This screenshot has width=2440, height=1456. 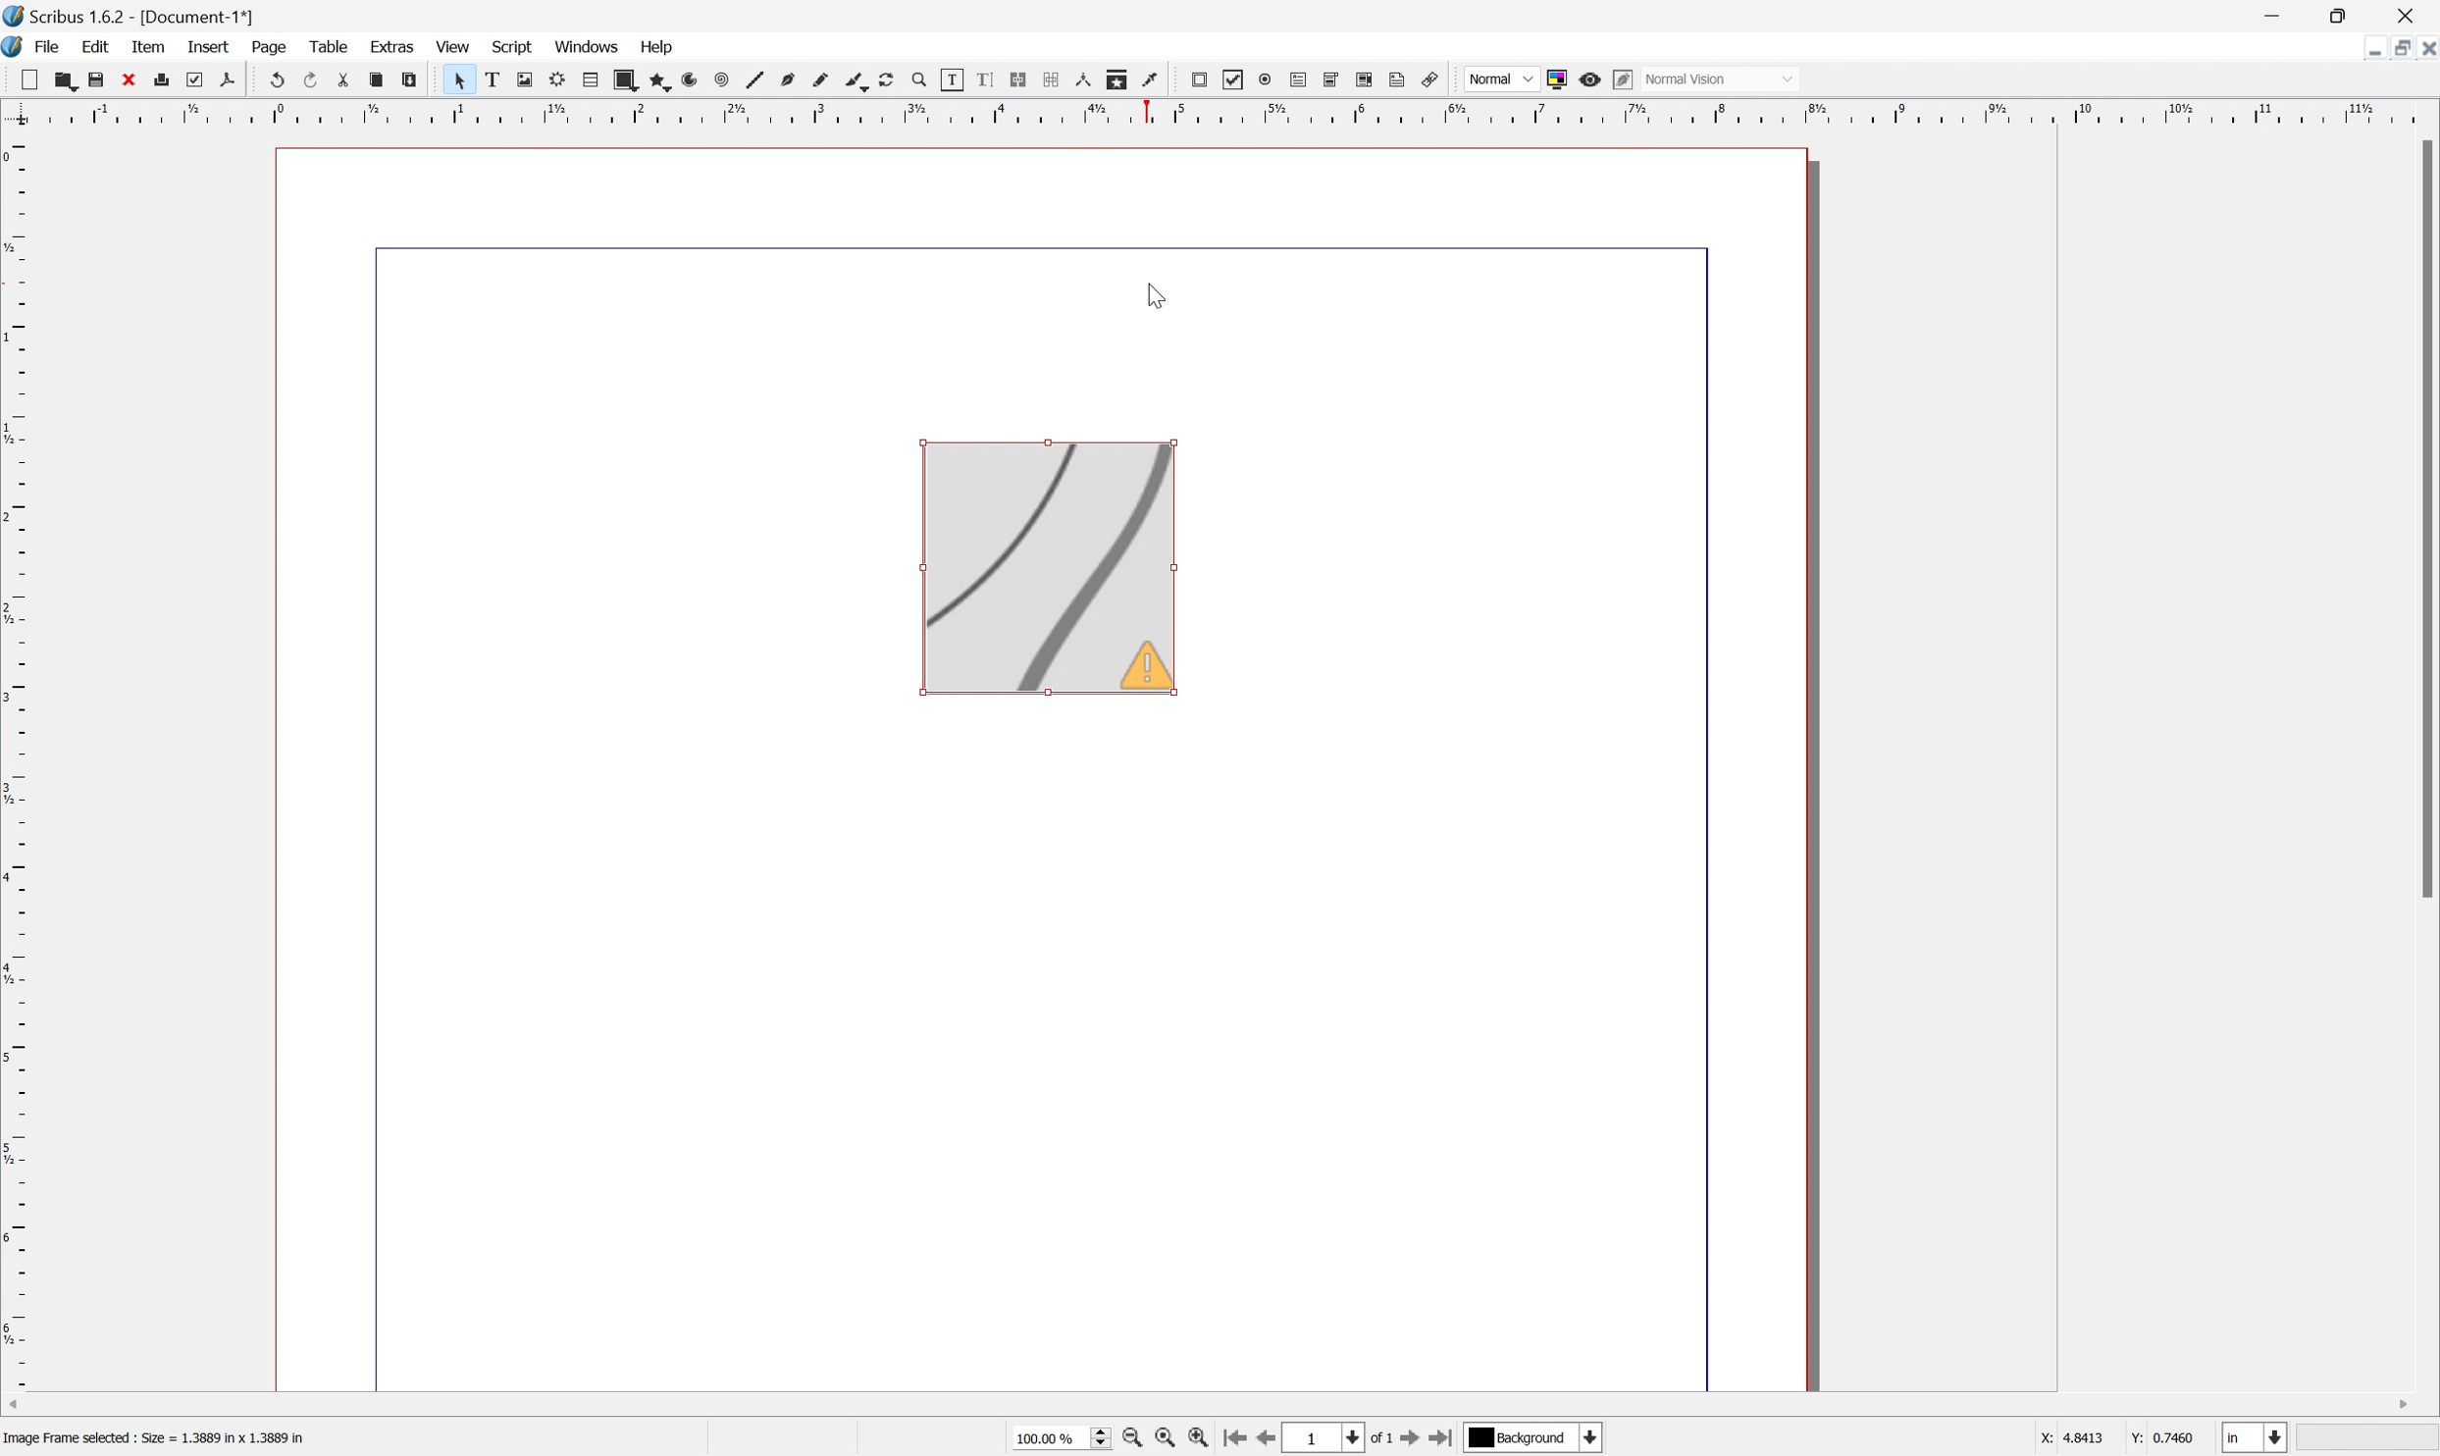 What do you see at coordinates (1024, 80) in the screenshot?
I see `Link text frames` at bounding box center [1024, 80].